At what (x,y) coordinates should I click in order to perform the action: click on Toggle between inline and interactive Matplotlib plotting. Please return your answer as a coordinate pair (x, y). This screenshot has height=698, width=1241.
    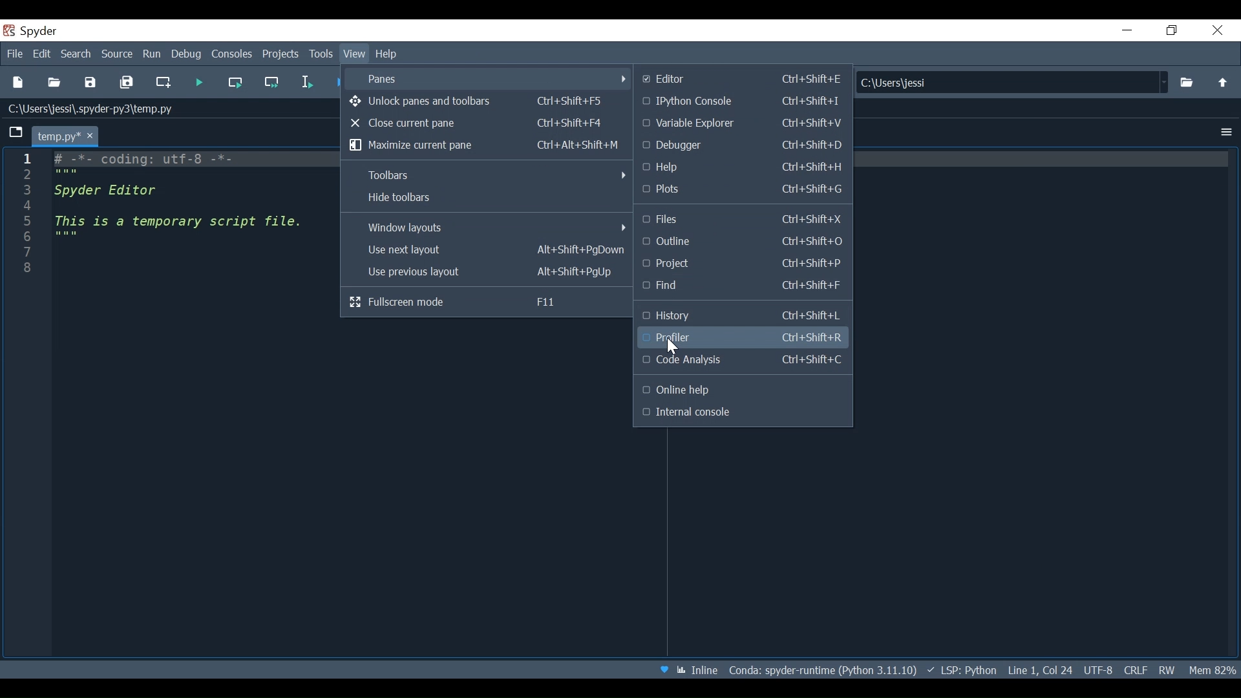
    Looking at the image, I should click on (696, 670).